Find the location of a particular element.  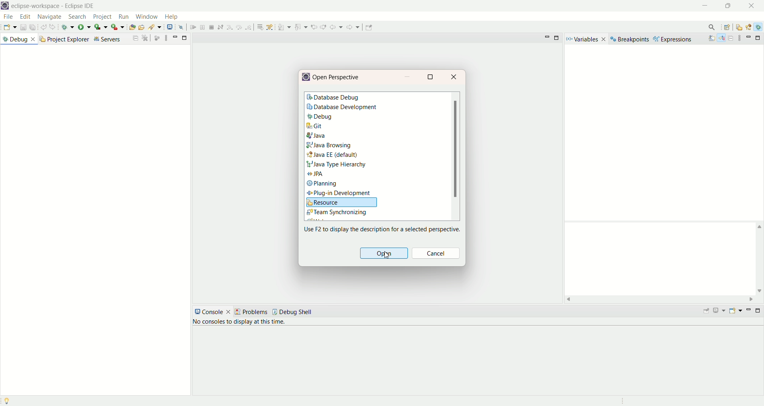

Java Type hierarchy is located at coordinates (336, 165).